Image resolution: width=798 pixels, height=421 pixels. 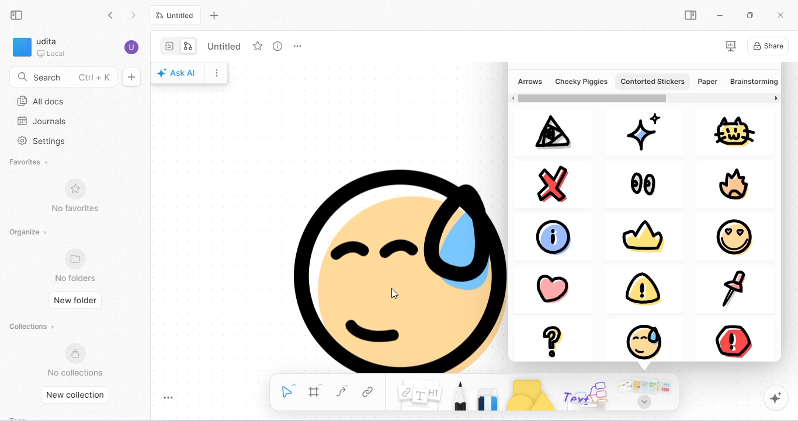 What do you see at coordinates (297, 46) in the screenshot?
I see `rename and more` at bounding box center [297, 46].